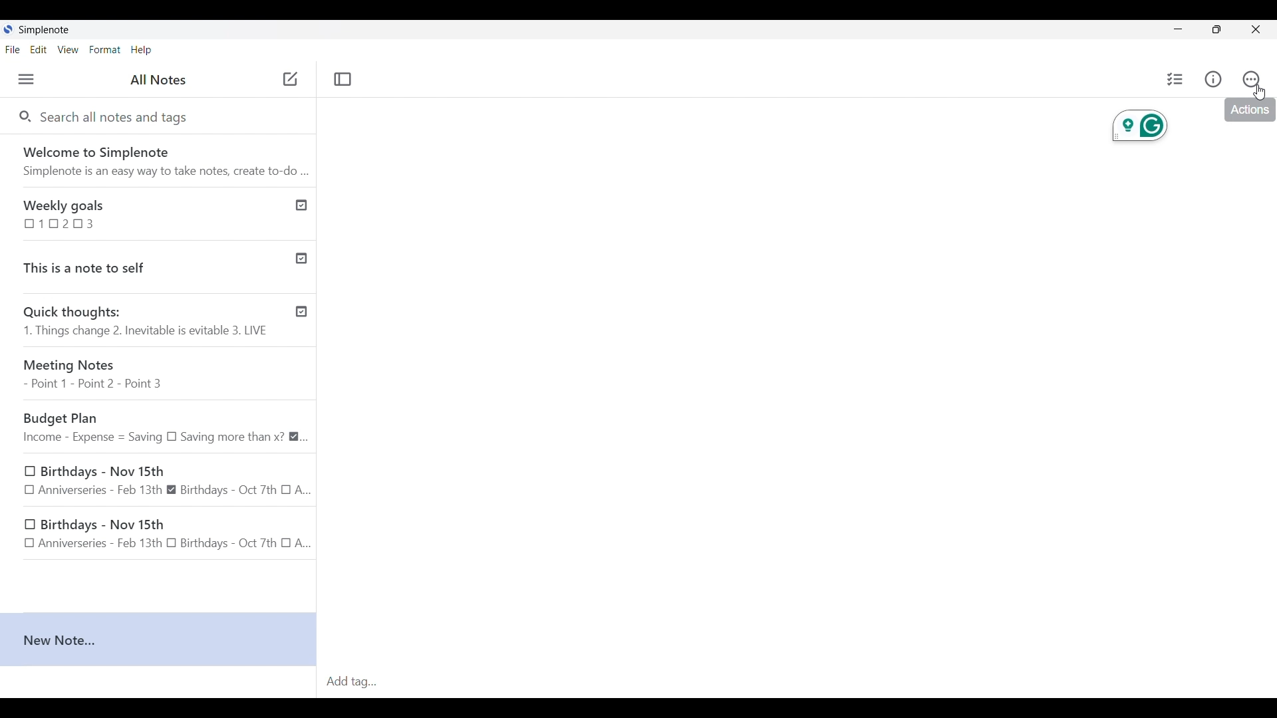 The image size is (1277, 718). What do you see at coordinates (157, 158) in the screenshot?
I see `Software welcome note` at bounding box center [157, 158].